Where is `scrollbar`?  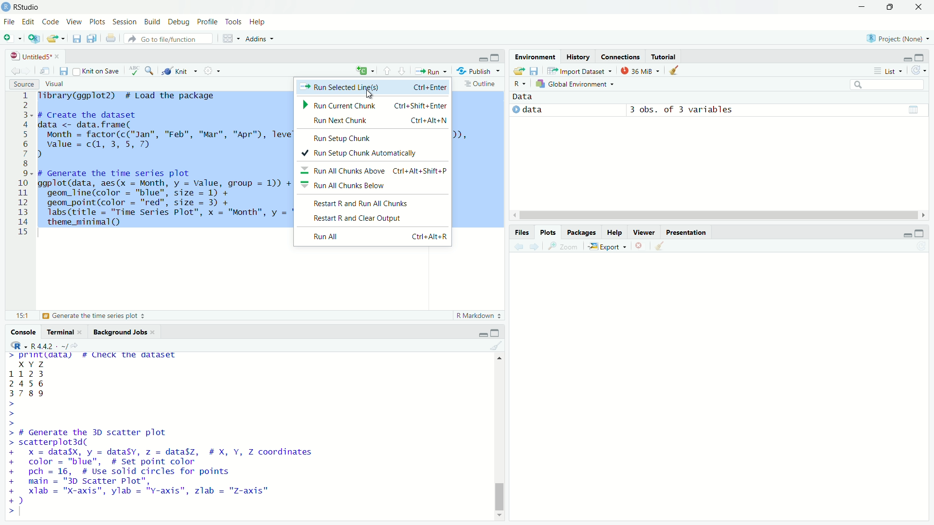 scrollbar is located at coordinates (716, 216).